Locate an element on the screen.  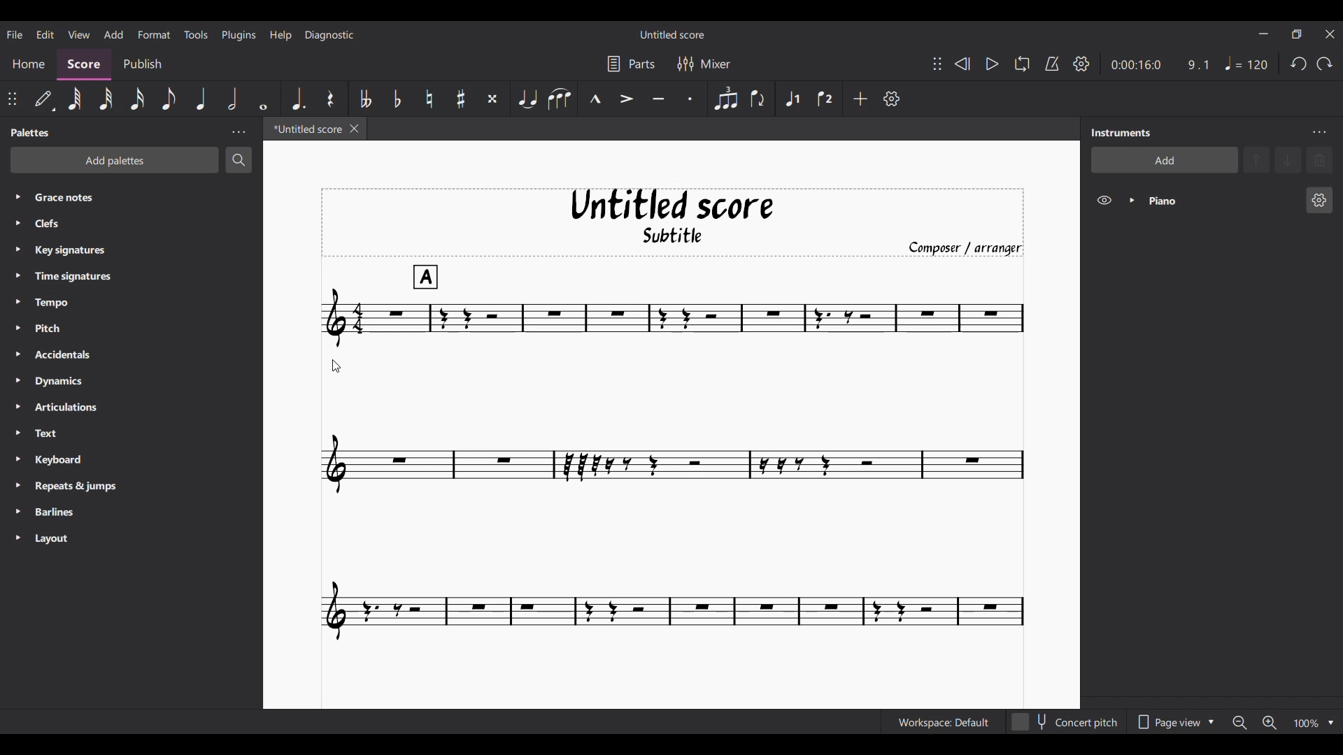
Search is located at coordinates (239, 159).